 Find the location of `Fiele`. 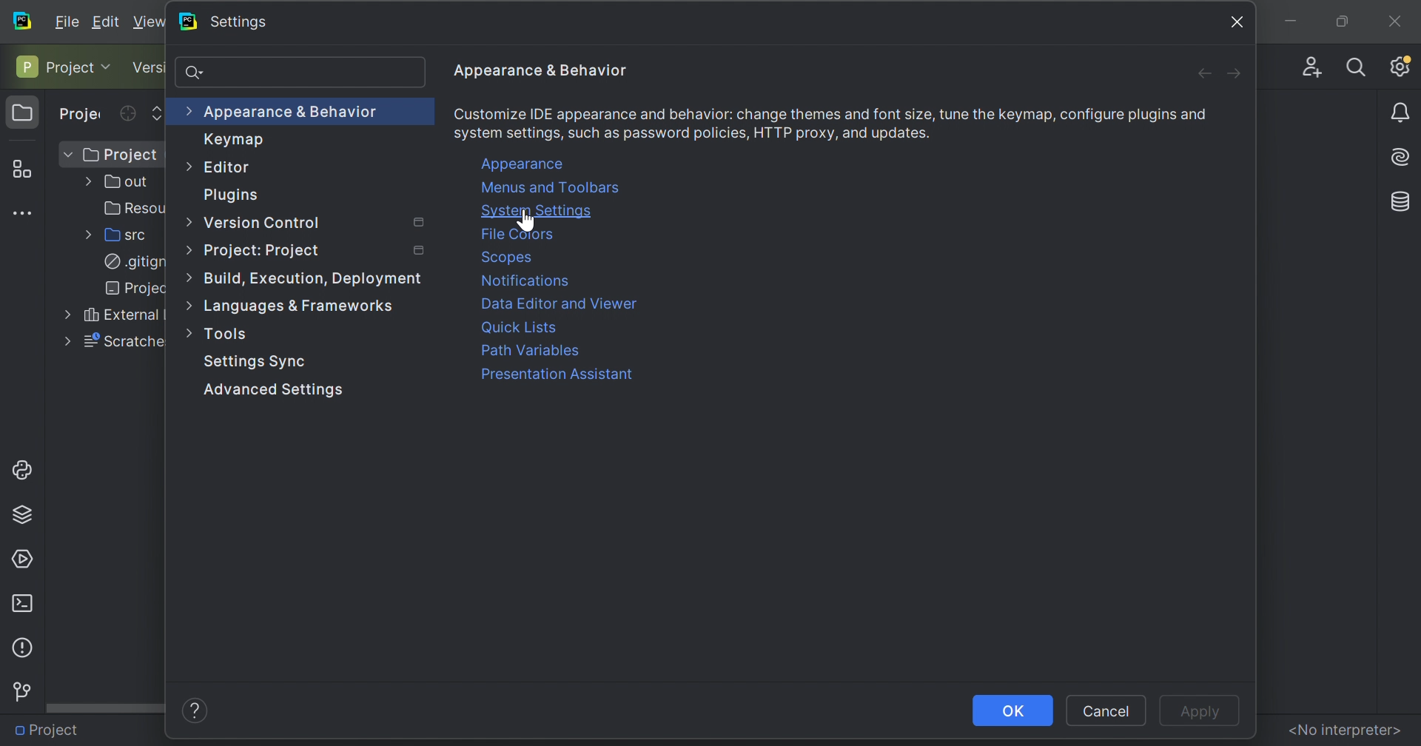

Fiele is located at coordinates (69, 20).